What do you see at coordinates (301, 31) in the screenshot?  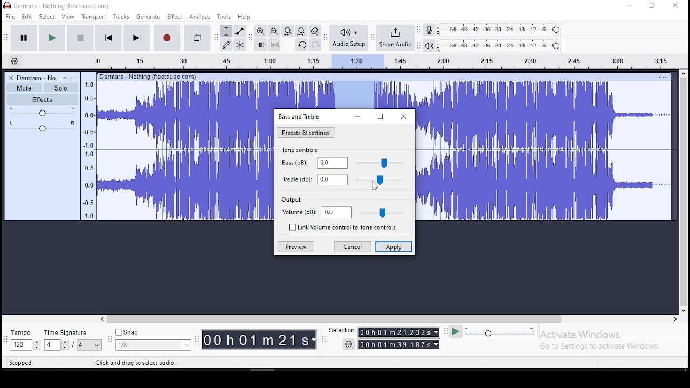 I see `fit project to width` at bounding box center [301, 31].